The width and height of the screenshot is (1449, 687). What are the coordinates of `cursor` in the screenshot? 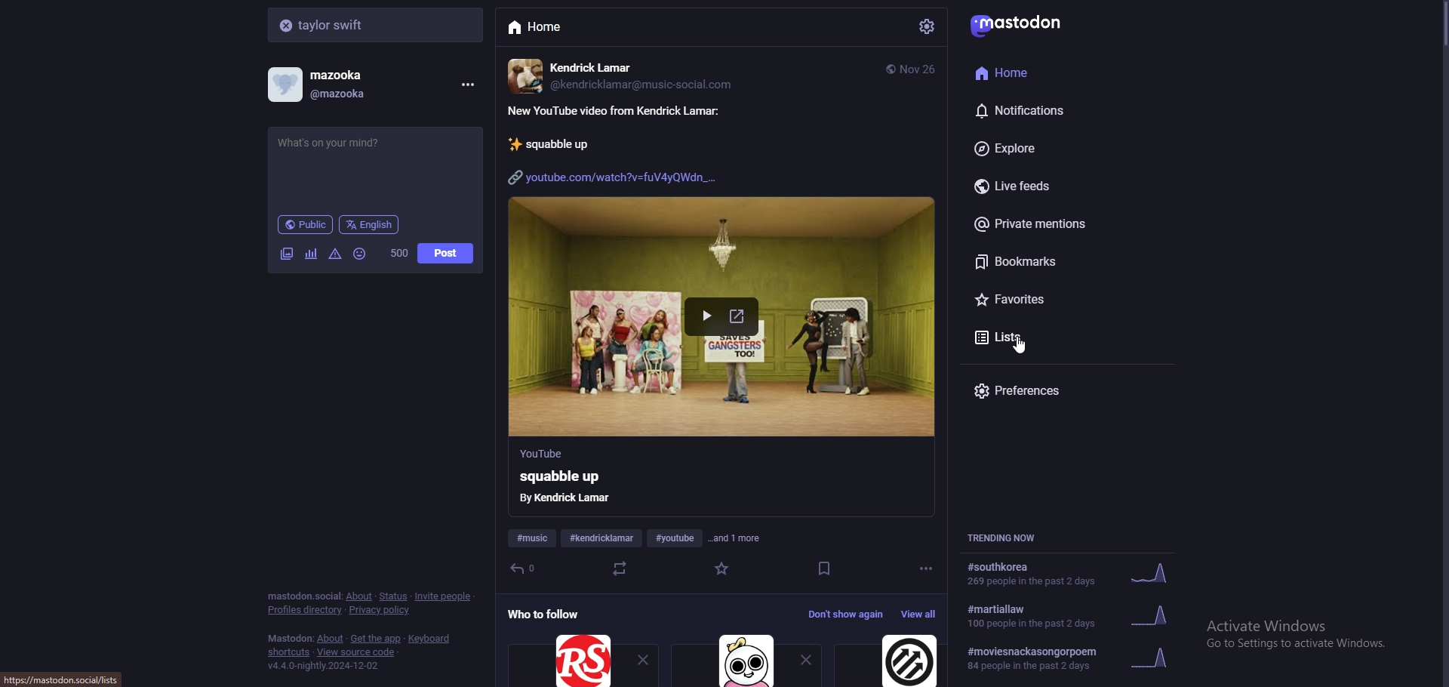 It's located at (1020, 343).